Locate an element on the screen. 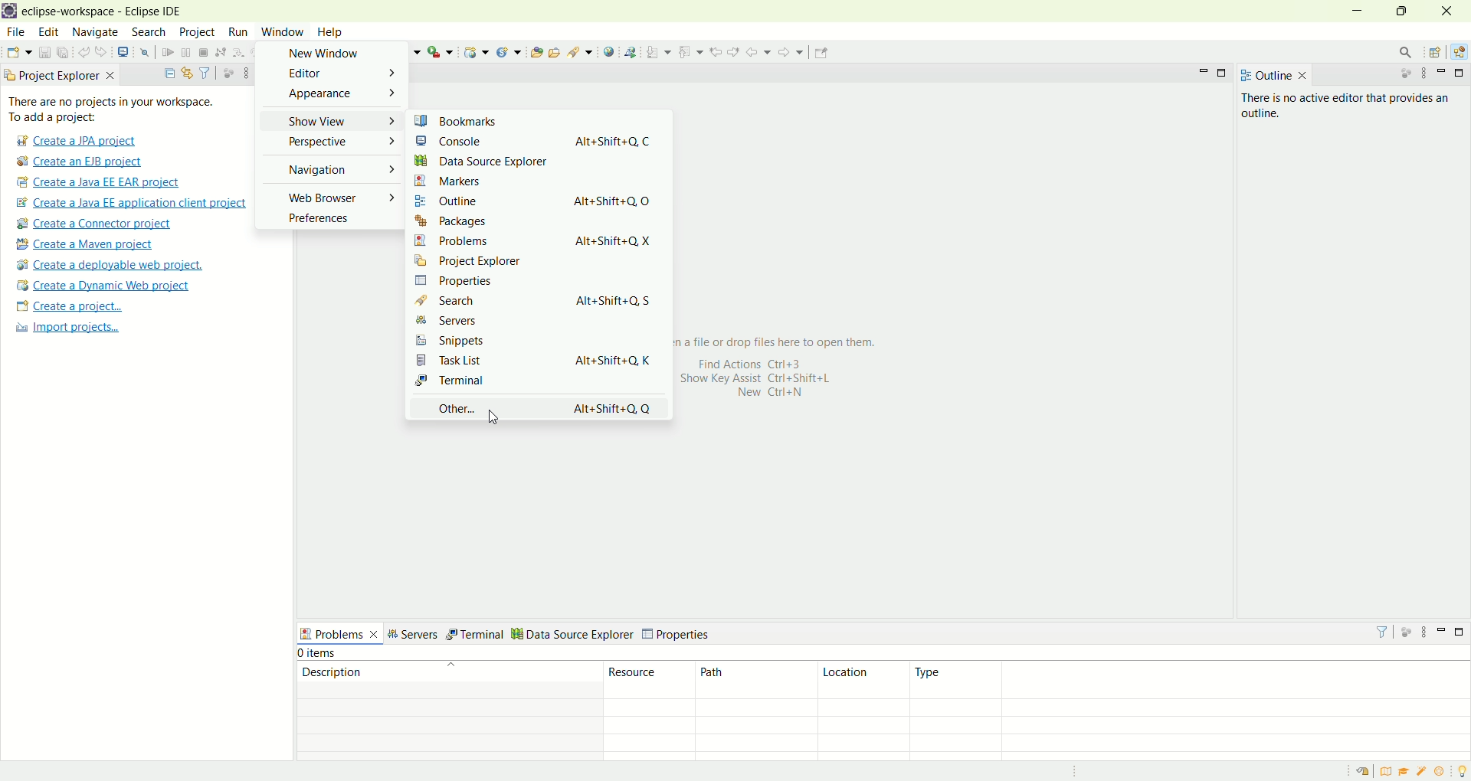 The image size is (1471, 781). aIt+Shift+Q, S is located at coordinates (618, 299).